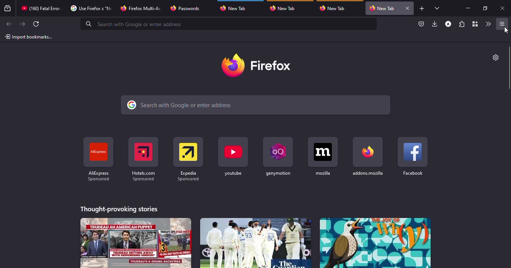 This screenshot has width=511, height=268. What do you see at coordinates (506, 30) in the screenshot?
I see `cursor` at bounding box center [506, 30].